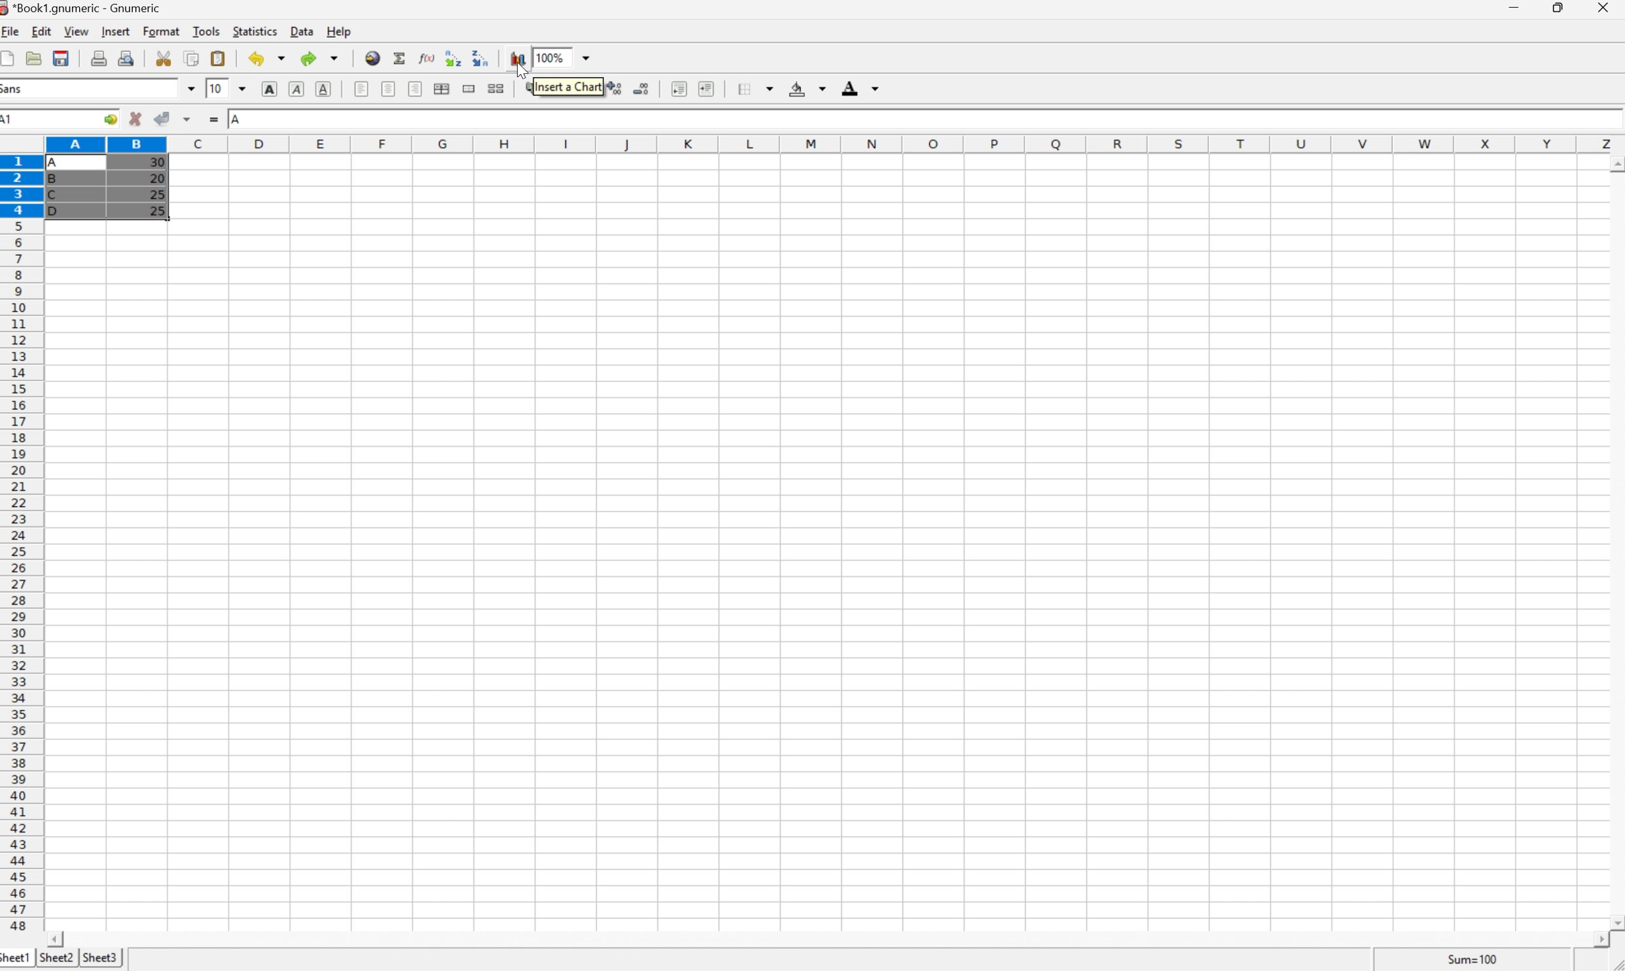 The image size is (1625, 971). I want to click on Insert x Chart, so click(568, 86).